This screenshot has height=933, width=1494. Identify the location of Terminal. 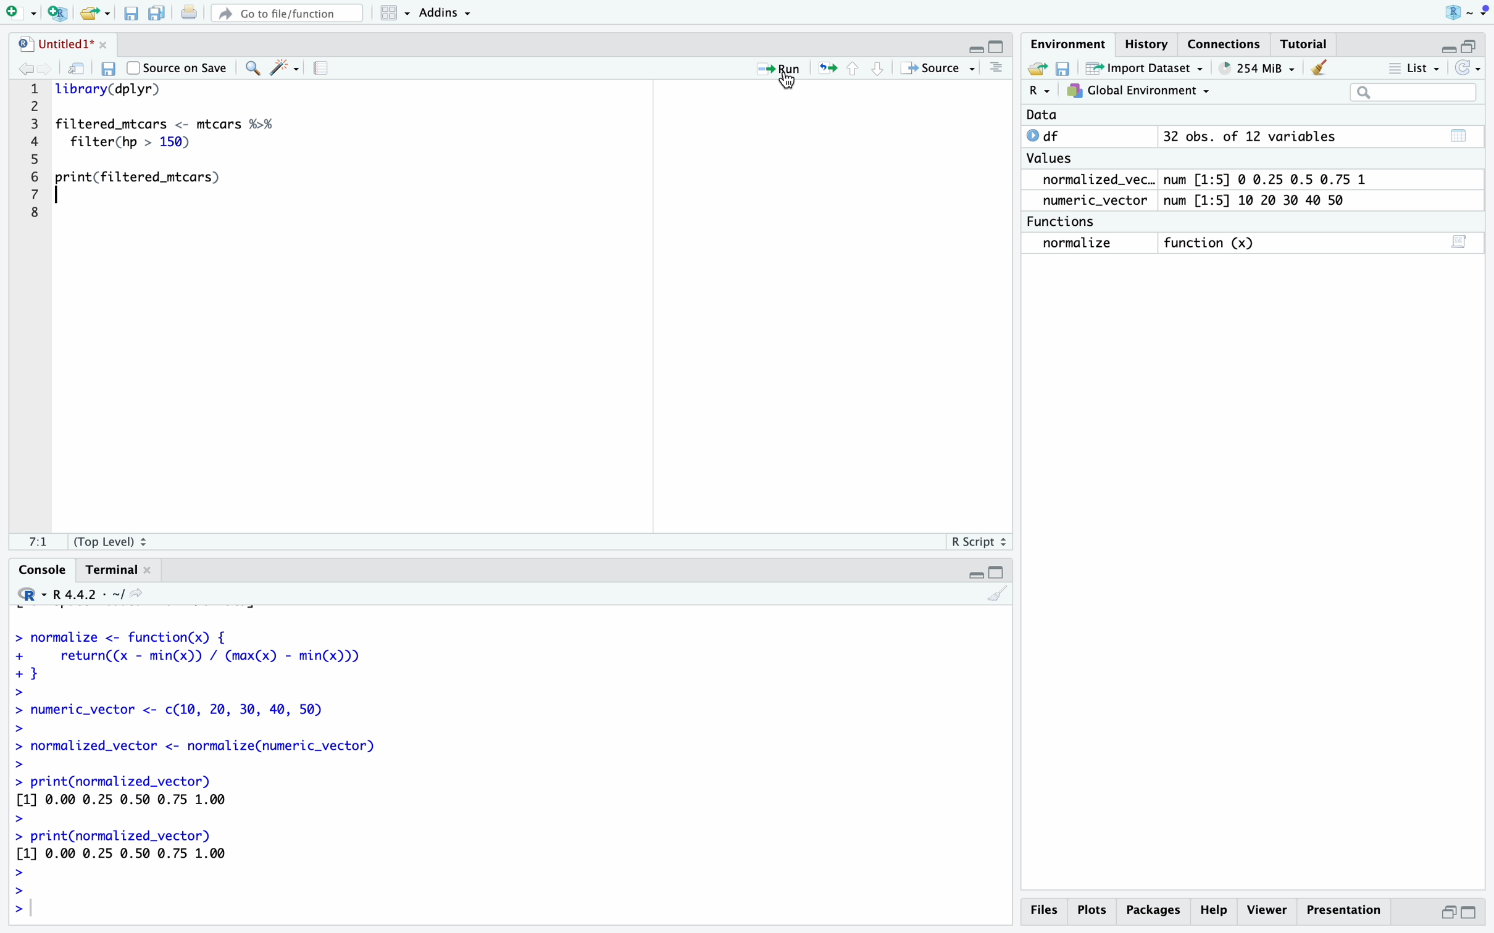
(112, 571).